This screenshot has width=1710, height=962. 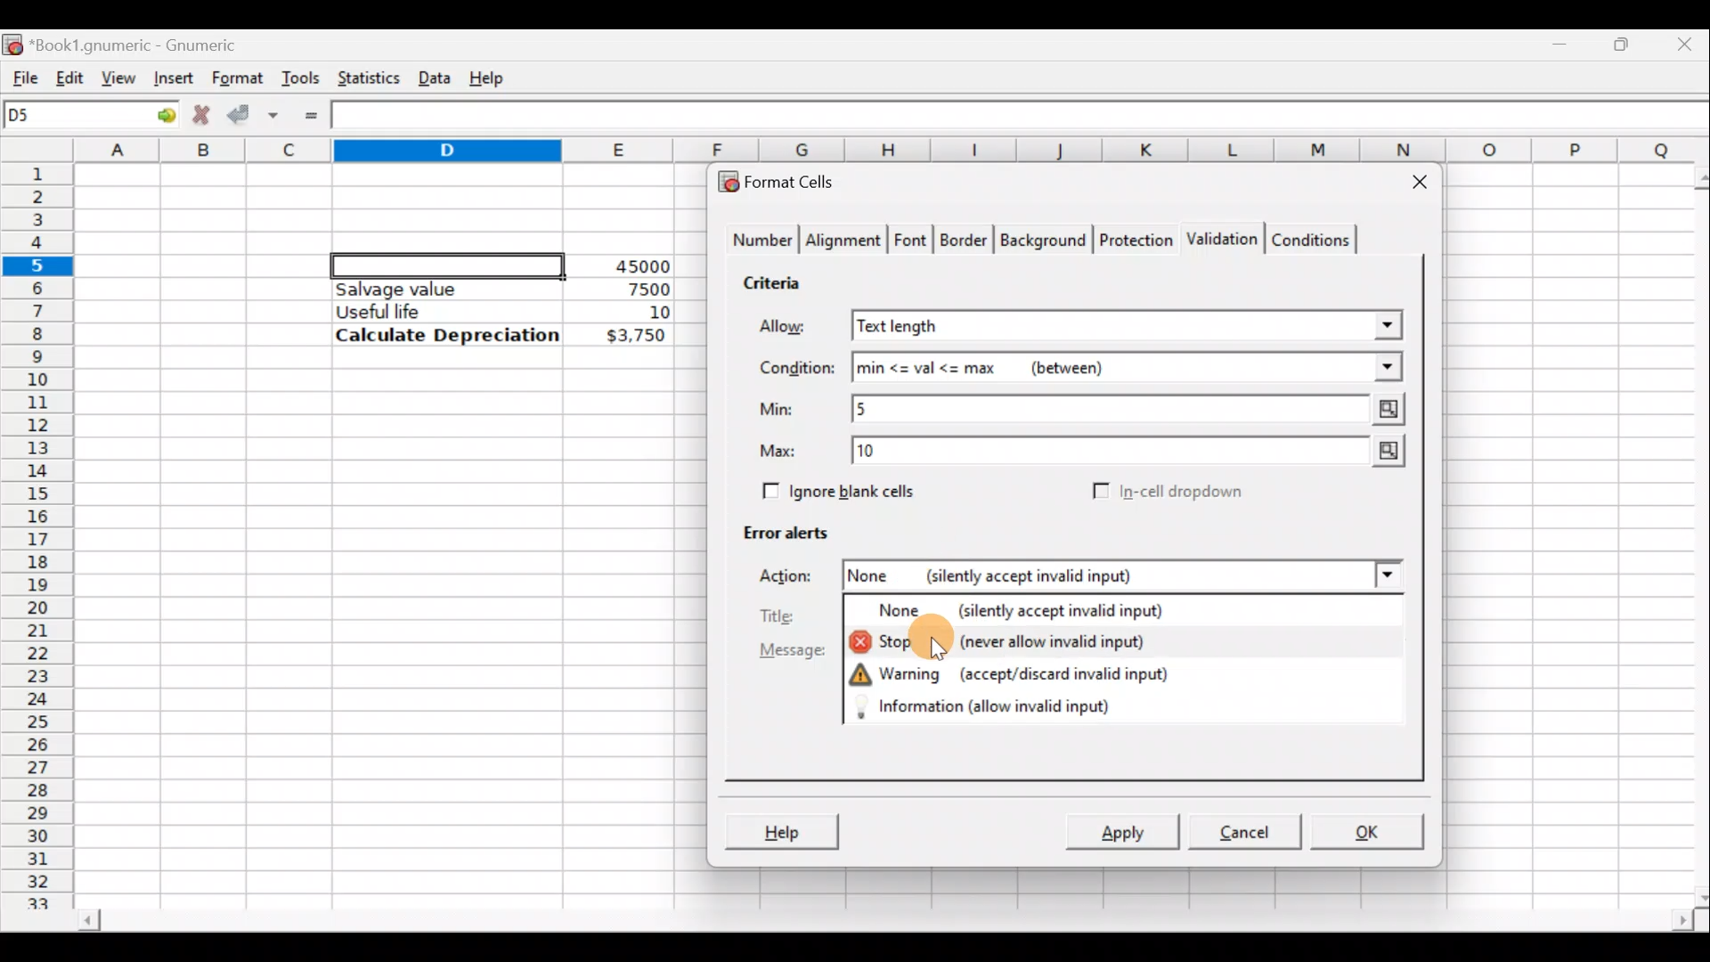 I want to click on min<=val<=max (between), so click(x=1128, y=368).